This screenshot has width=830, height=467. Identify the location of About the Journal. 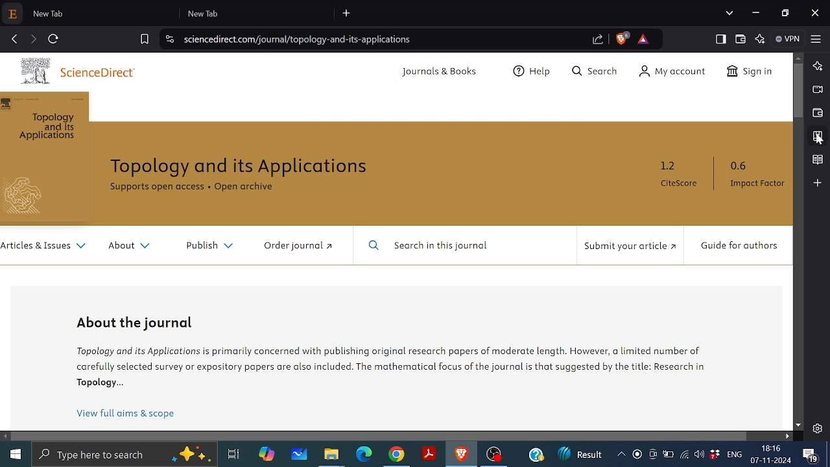
(138, 322).